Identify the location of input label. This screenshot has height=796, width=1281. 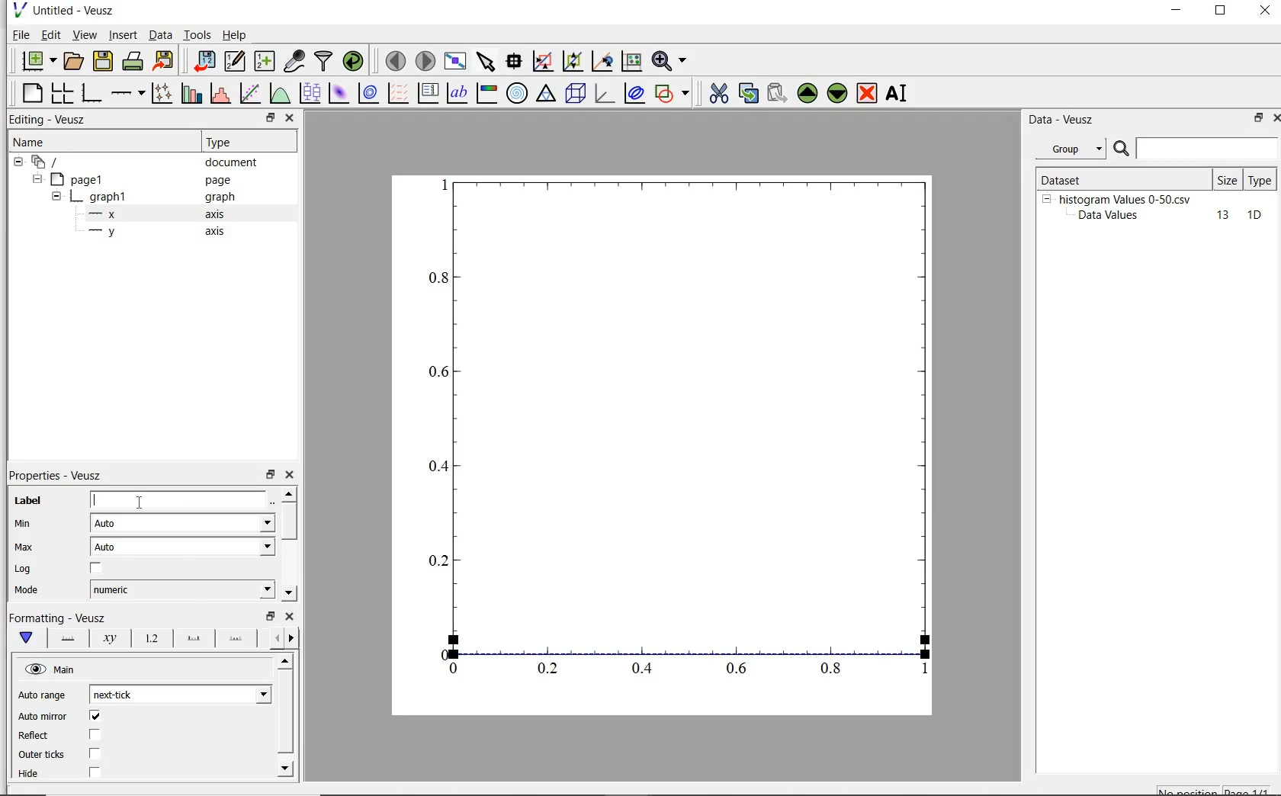
(178, 502).